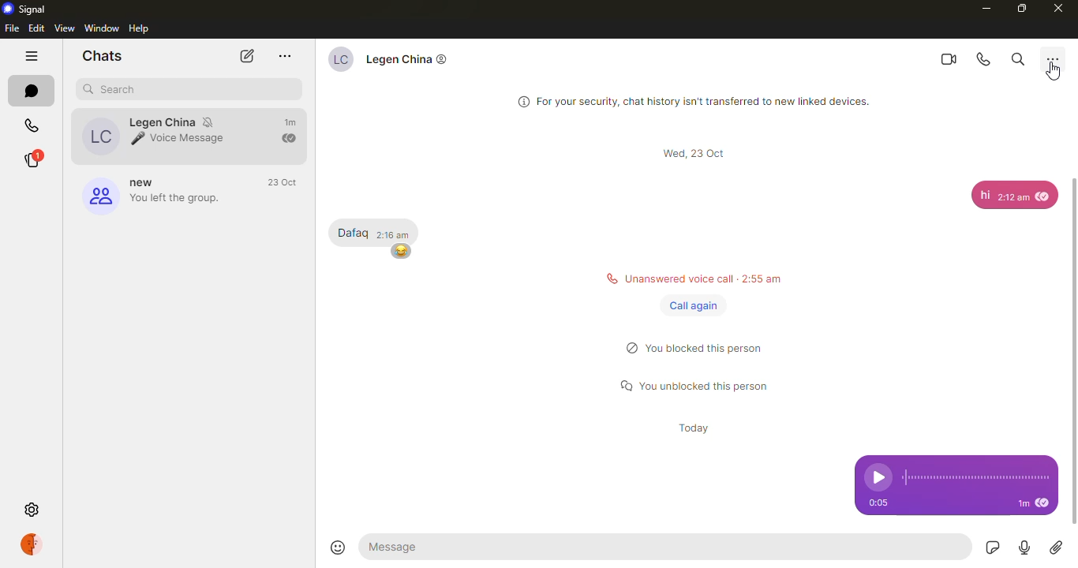 The width and height of the screenshot is (1078, 568). What do you see at coordinates (1023, 504) in the screenshot?
I see `time` at bounding box center [1023, 504].